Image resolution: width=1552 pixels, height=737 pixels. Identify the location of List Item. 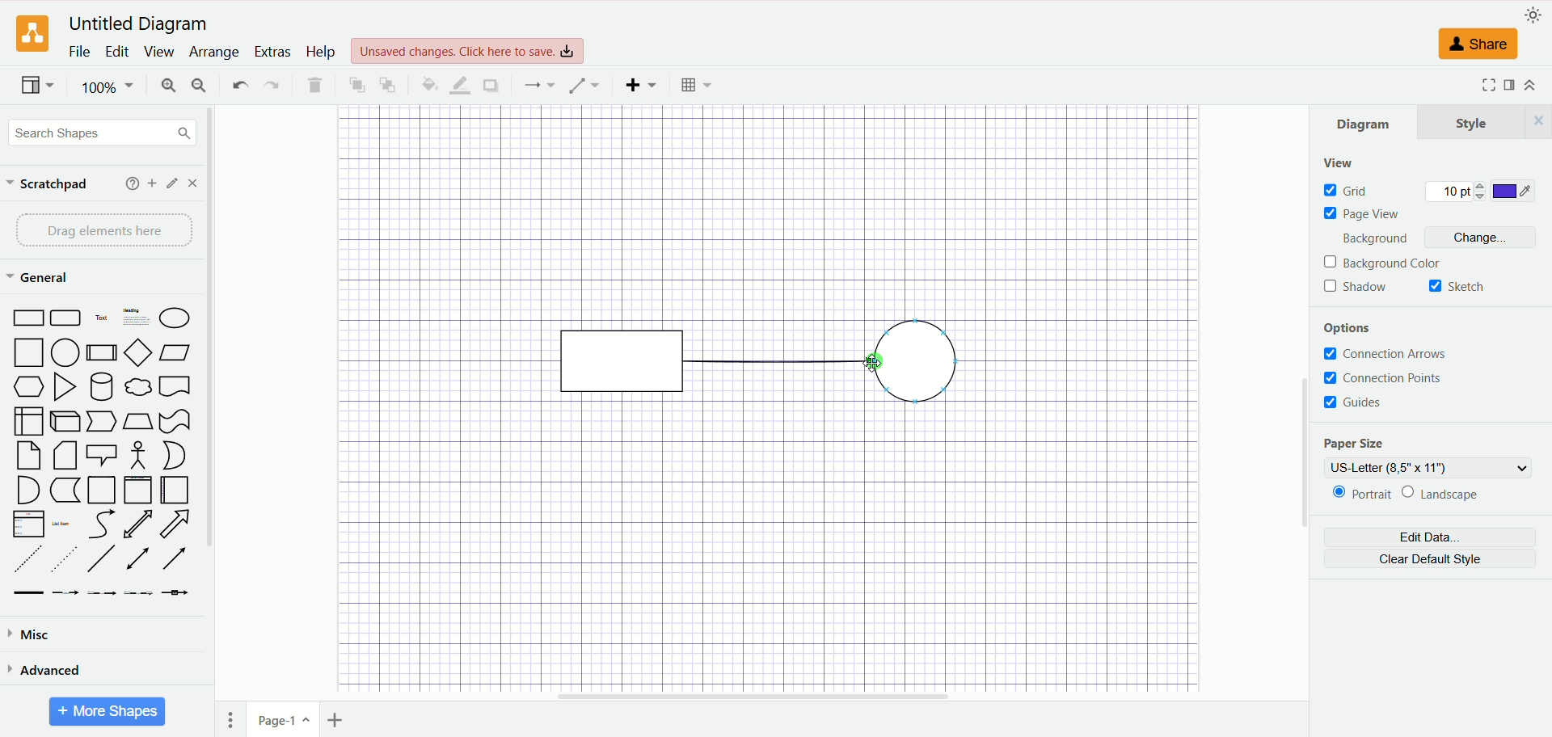
(63, 524).